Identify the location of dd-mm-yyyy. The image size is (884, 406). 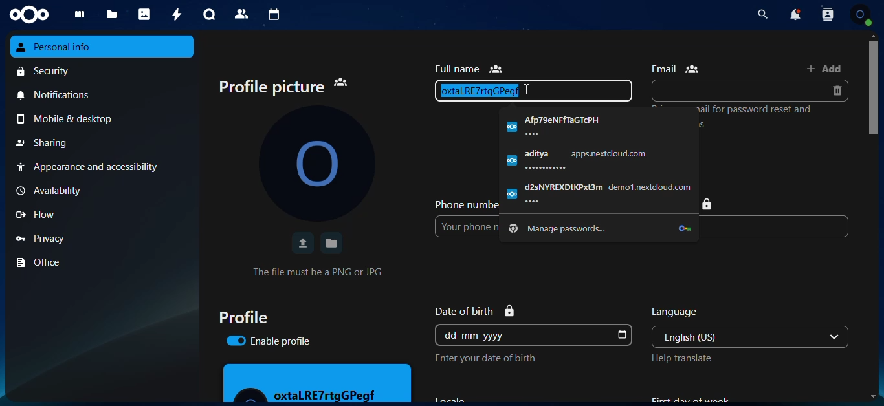
(524, 335).